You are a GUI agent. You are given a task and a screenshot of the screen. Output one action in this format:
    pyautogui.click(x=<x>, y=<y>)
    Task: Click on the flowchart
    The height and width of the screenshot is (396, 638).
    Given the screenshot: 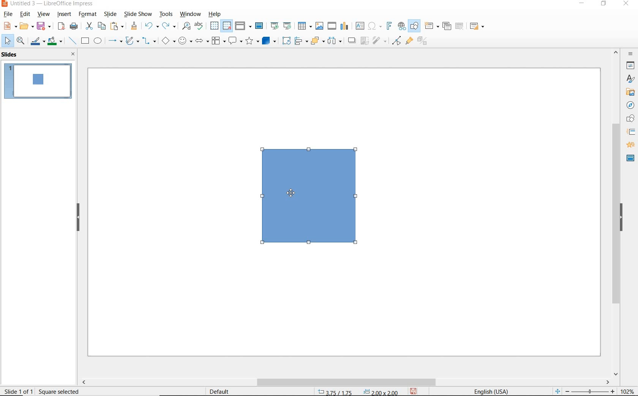 What is the action you would take?
    pyautogui.click(x=219, y=41)
    